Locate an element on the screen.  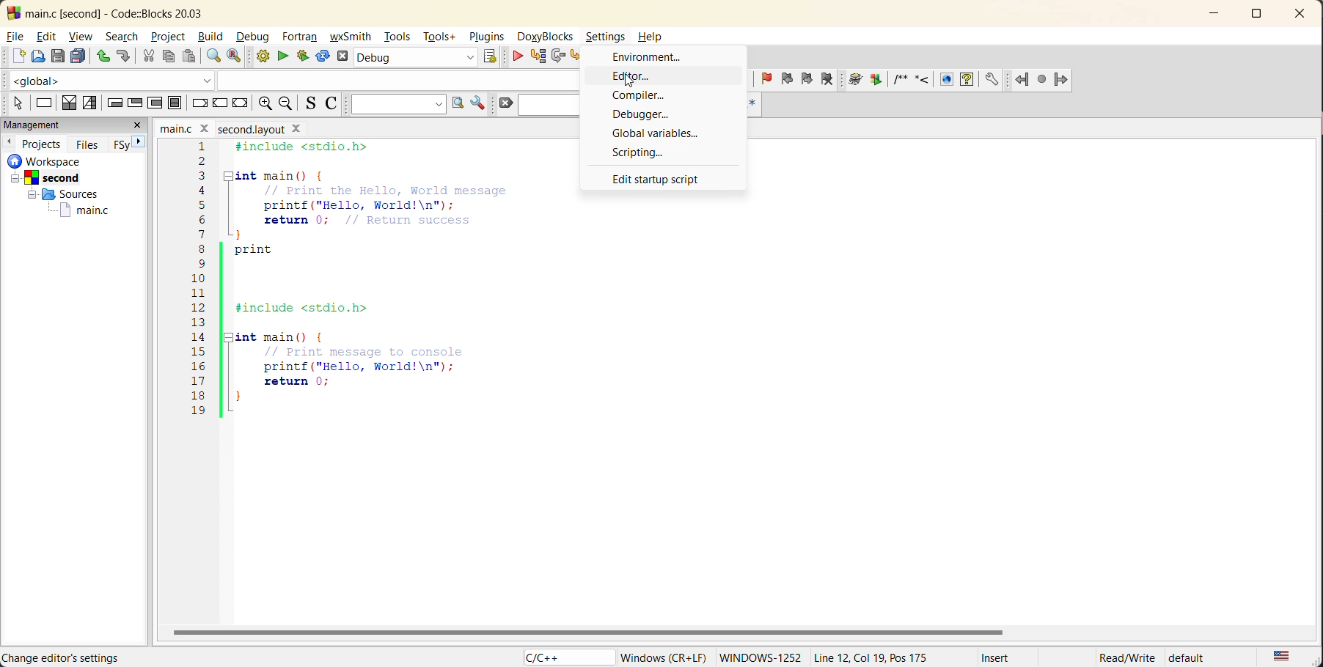
paste is located at coordinates (189, 56).